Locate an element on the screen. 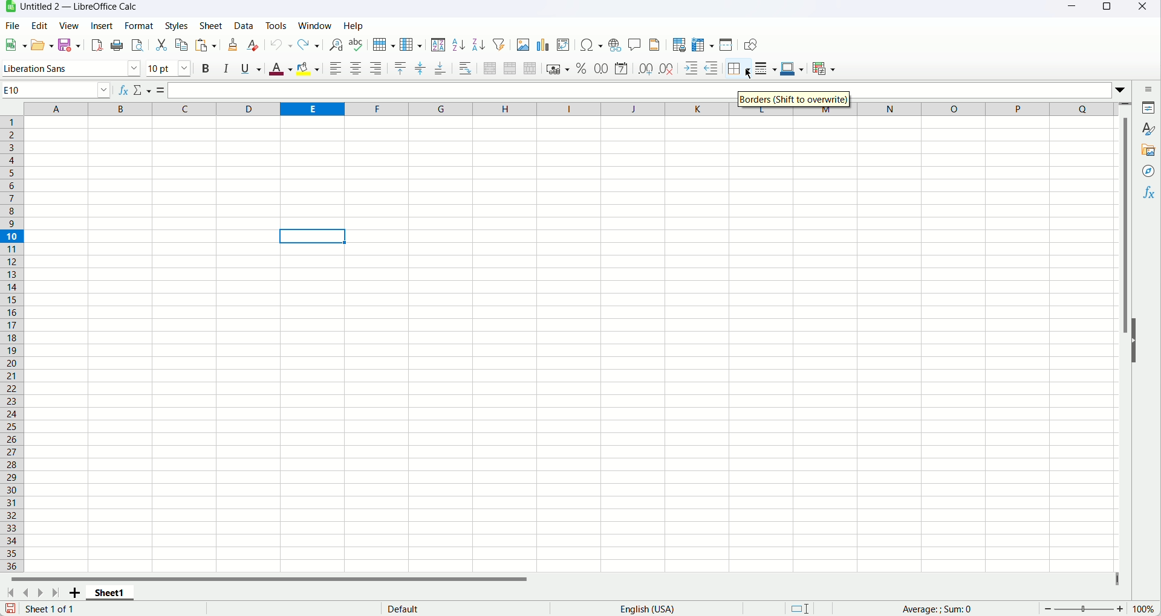 The width and height of the screenshot is (1161, 616). Font size is located at coordinates (171, 68).